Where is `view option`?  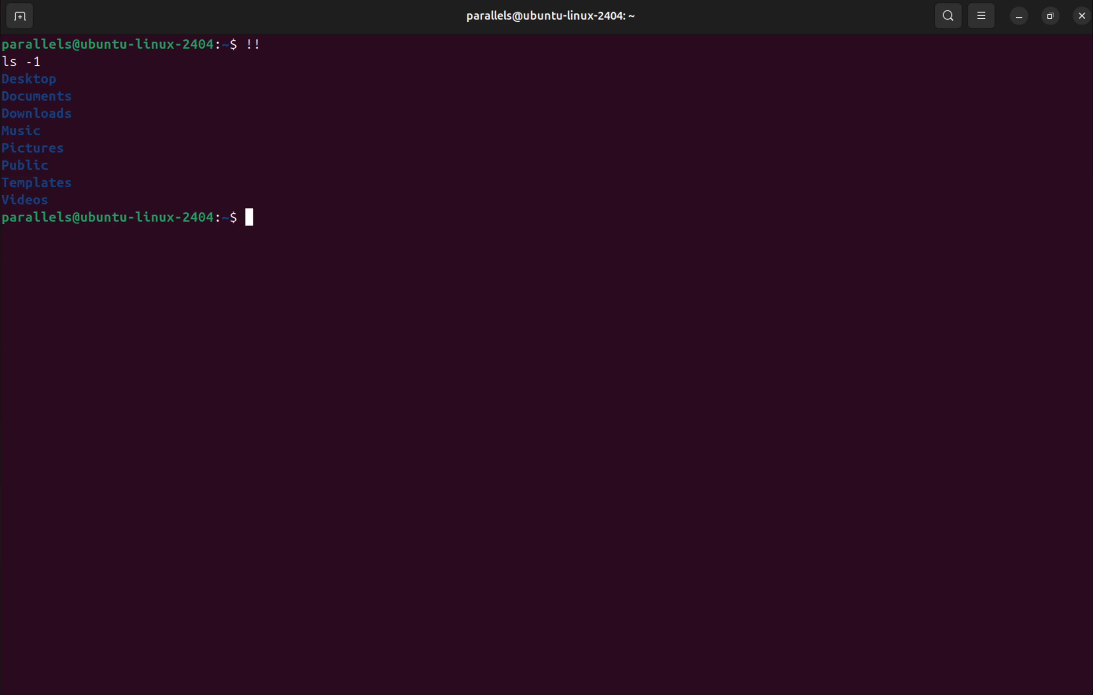 view option is located at coordinates (983, 17).